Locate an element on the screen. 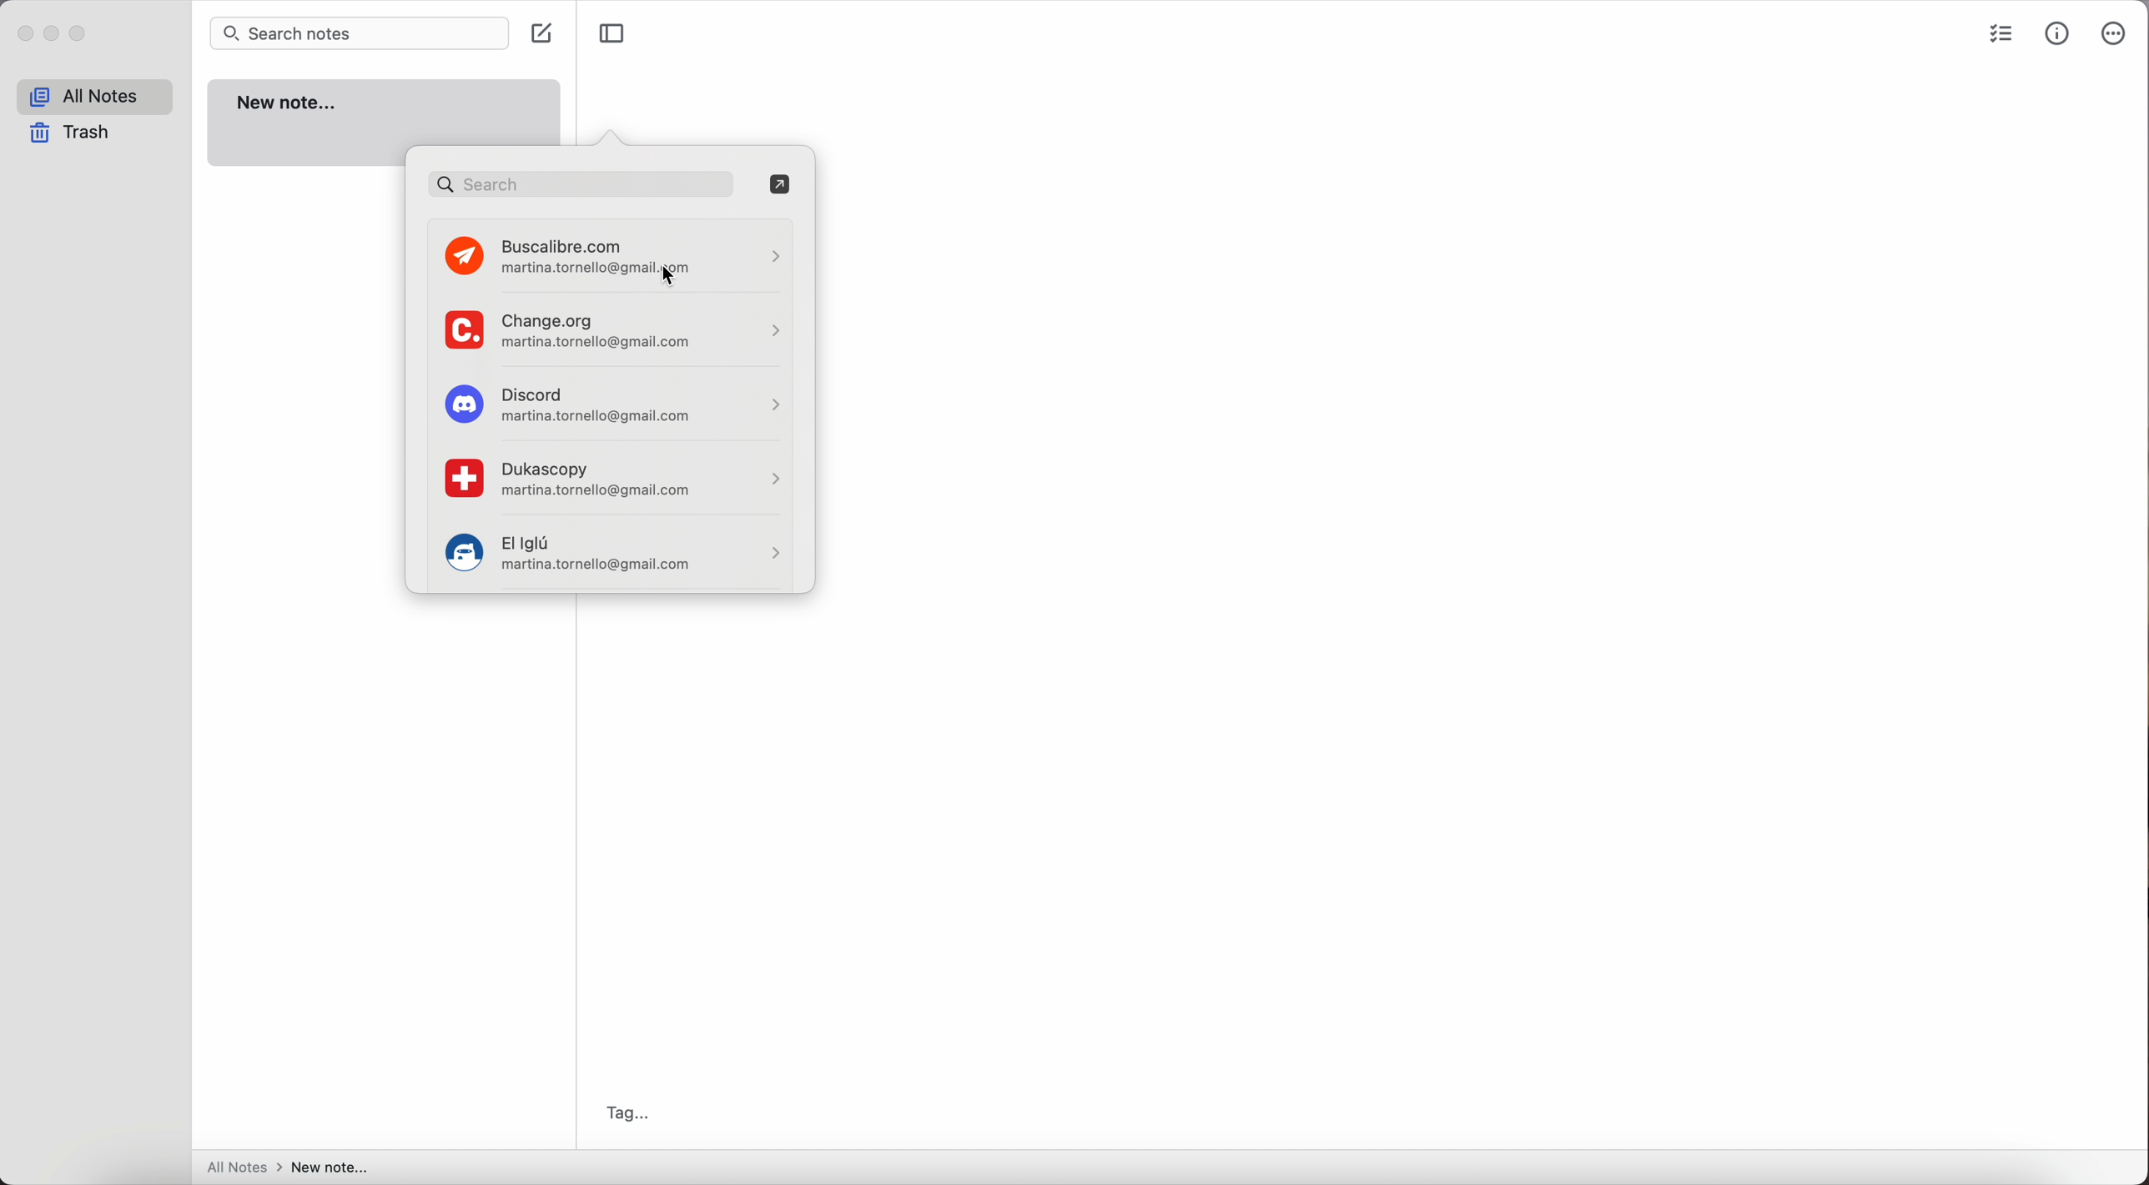  more options is located at coordinates (2116, 35).